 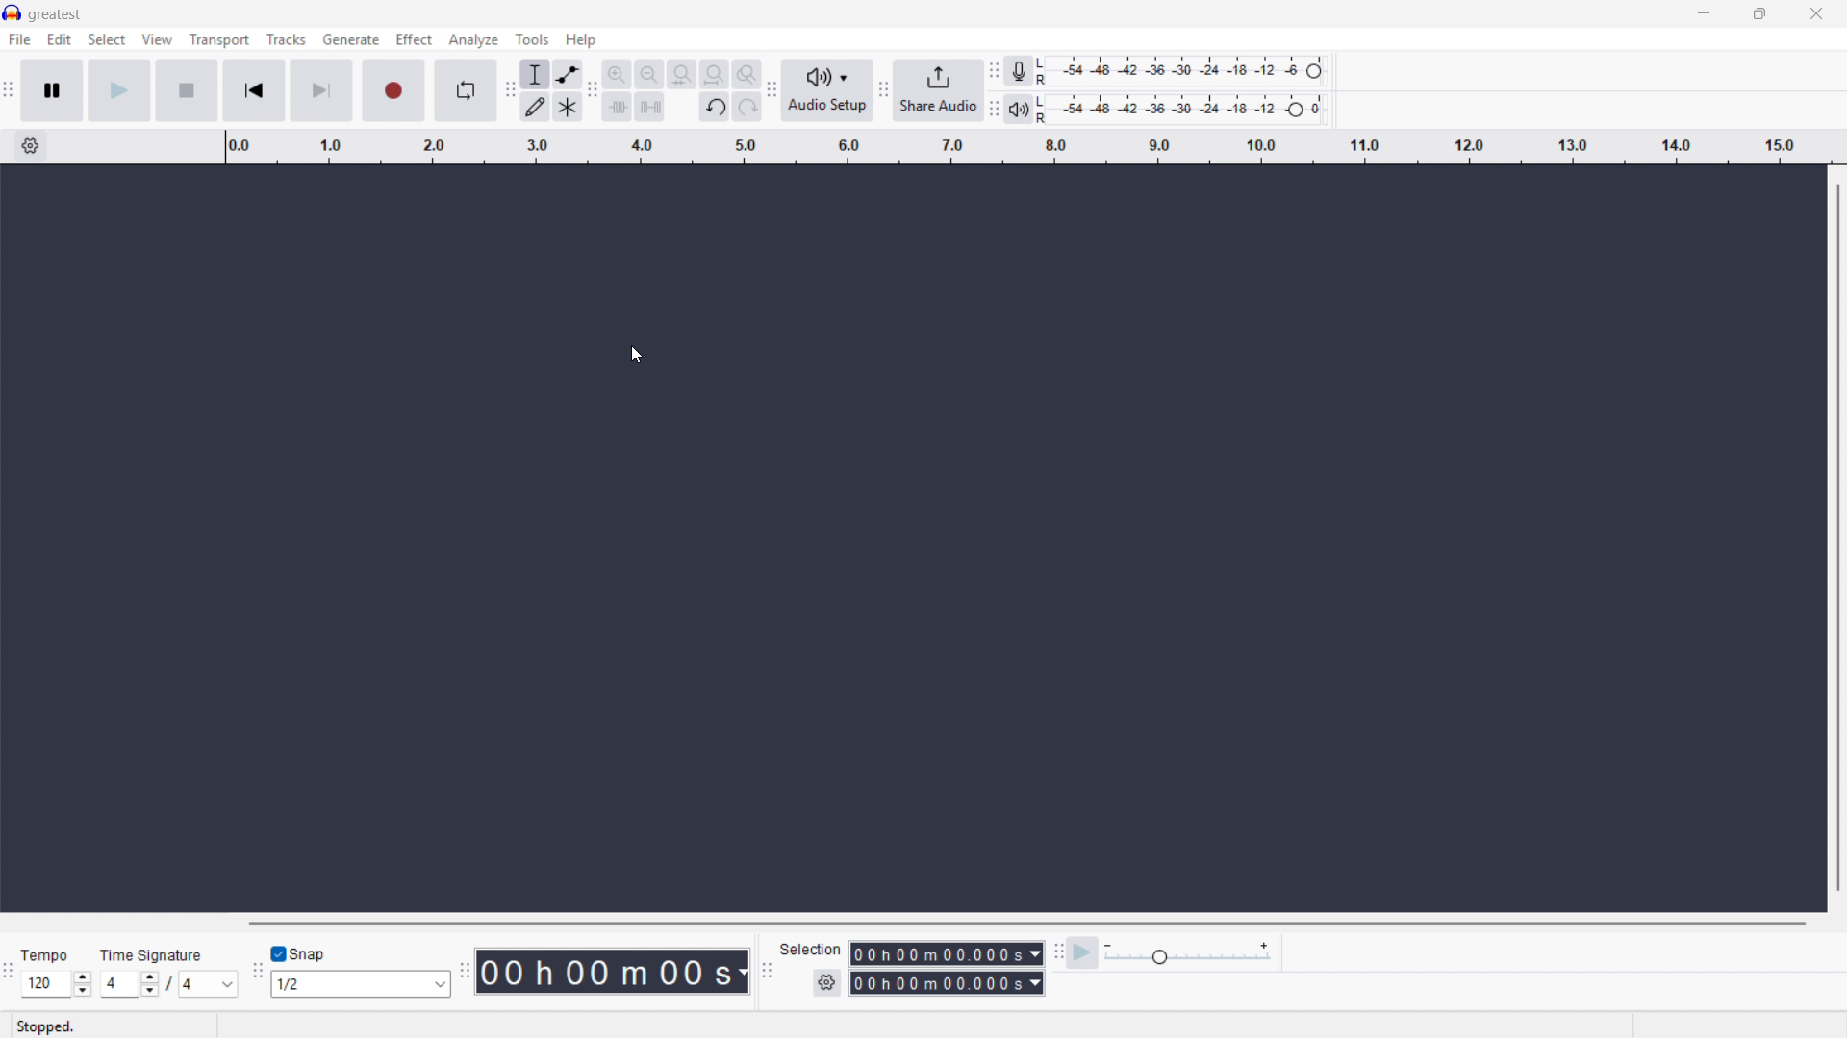 I want to click on Record , so click(x=392, y=90).